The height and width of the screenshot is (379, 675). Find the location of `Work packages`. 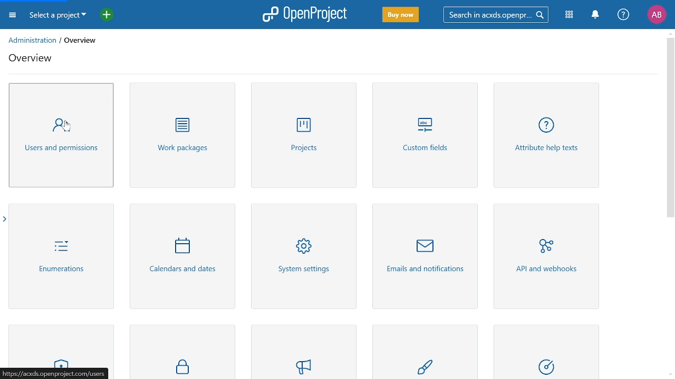

Work packages is located at coordinates (180, 135).